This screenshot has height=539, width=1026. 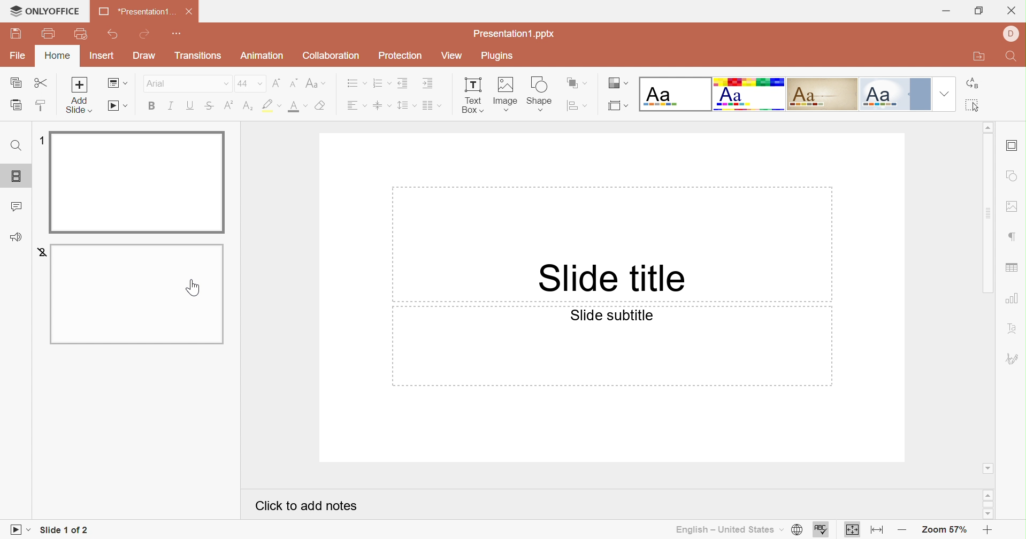 What do you see at coordinates (798, 530) in the screenshot?
I see `Set document language` at bounding box center [798, 530].